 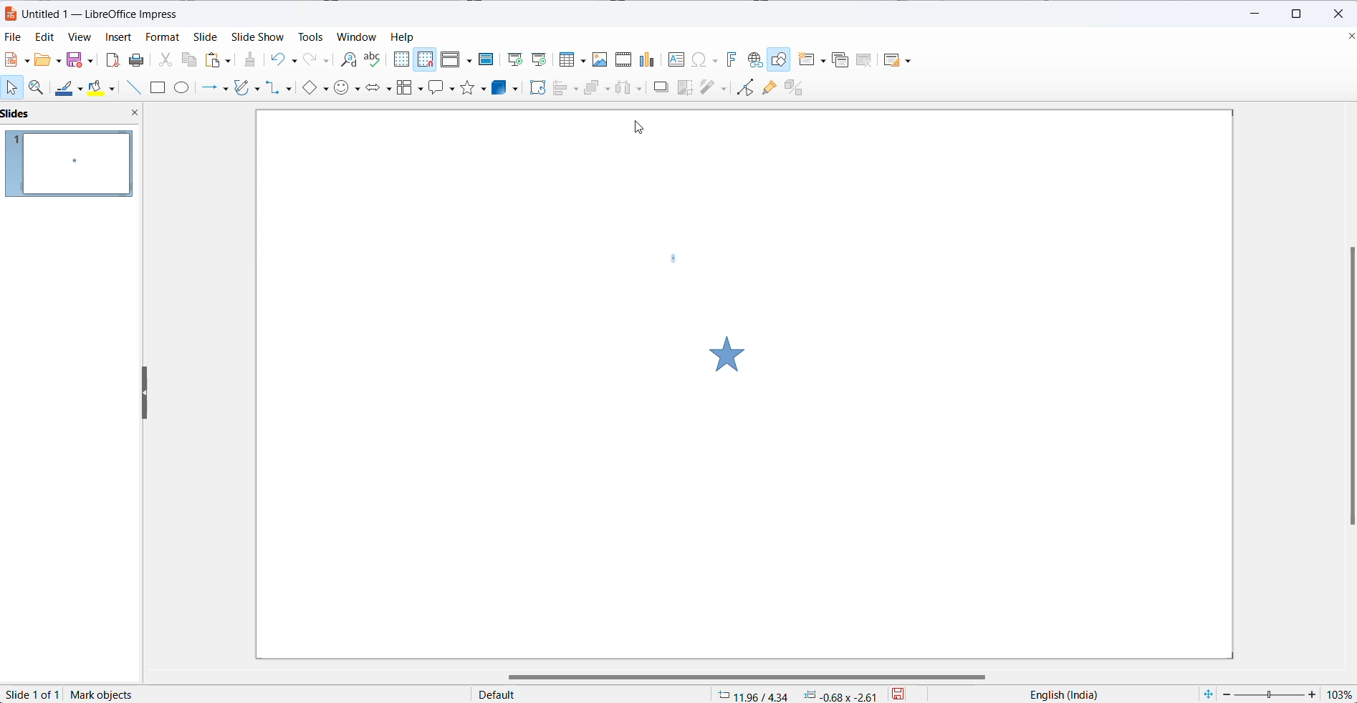 What do you see at coordinates (644, 132) in the screenshot?
I see `cursor` at bounding box center [644, 132].